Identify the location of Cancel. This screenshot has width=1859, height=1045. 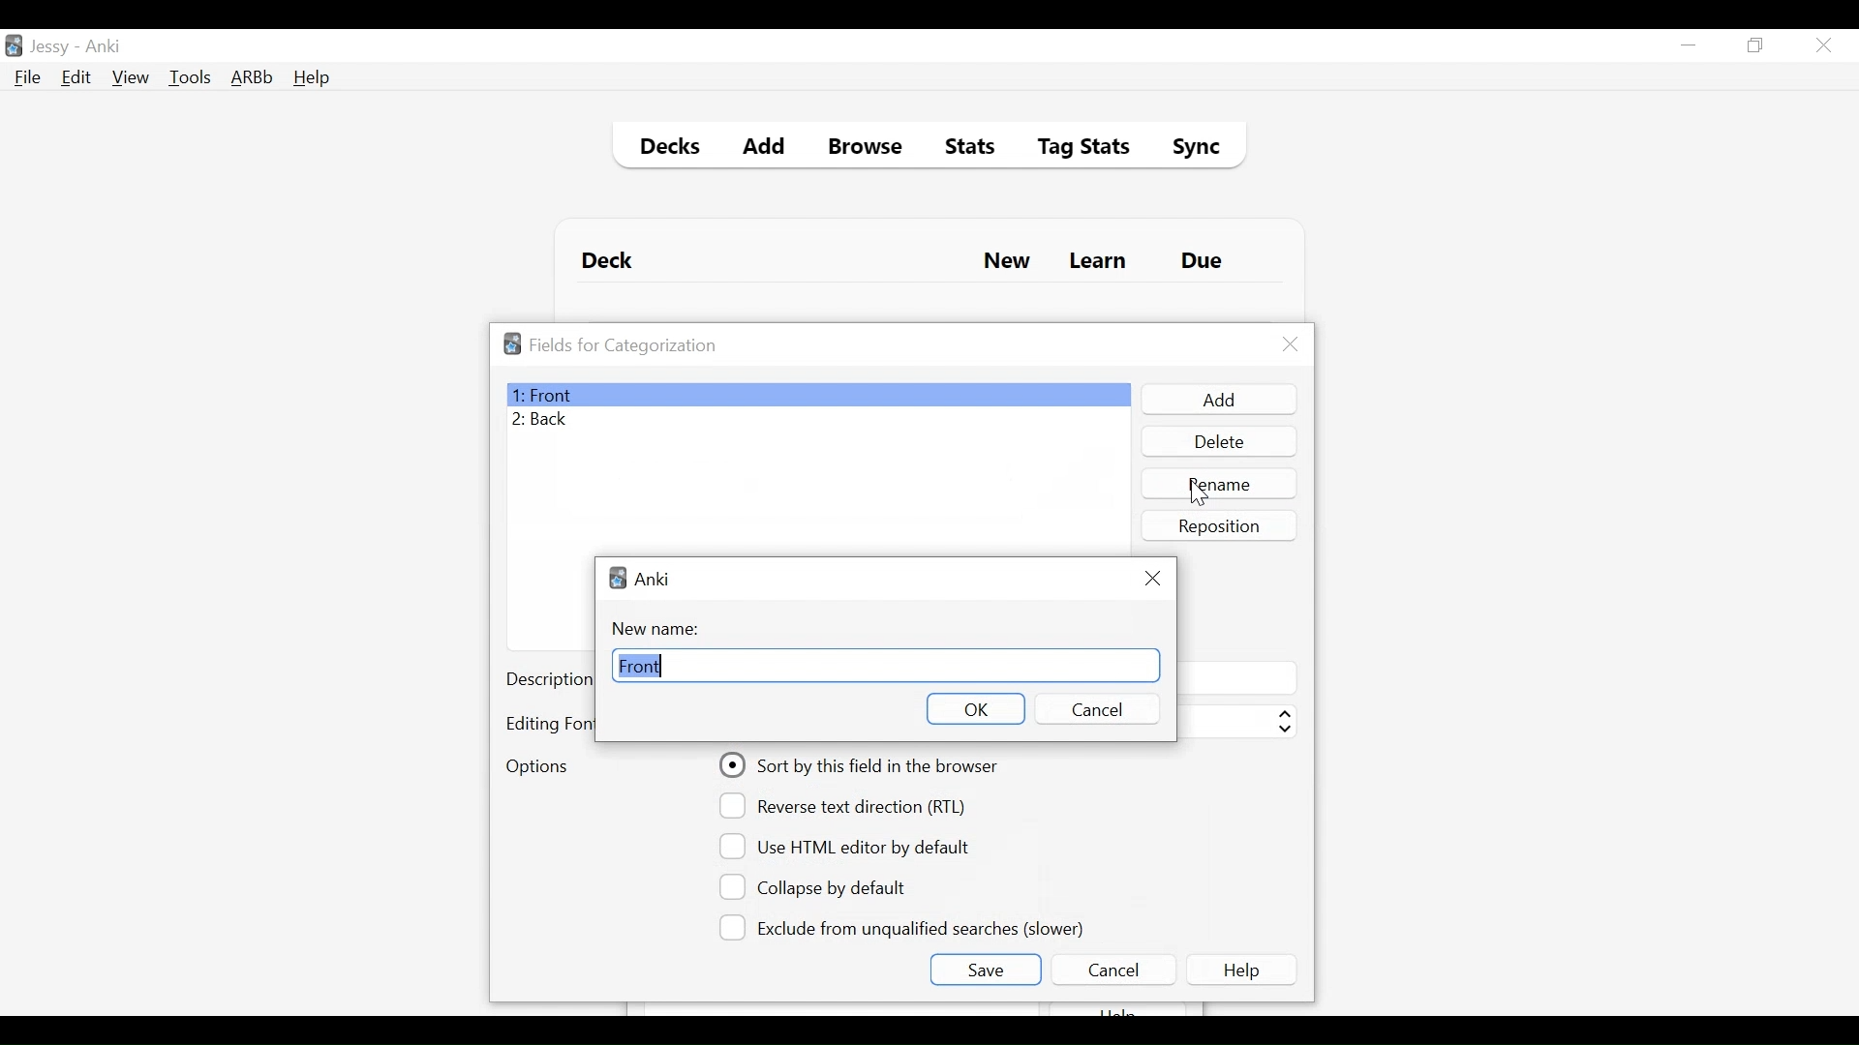
(1112, 970).